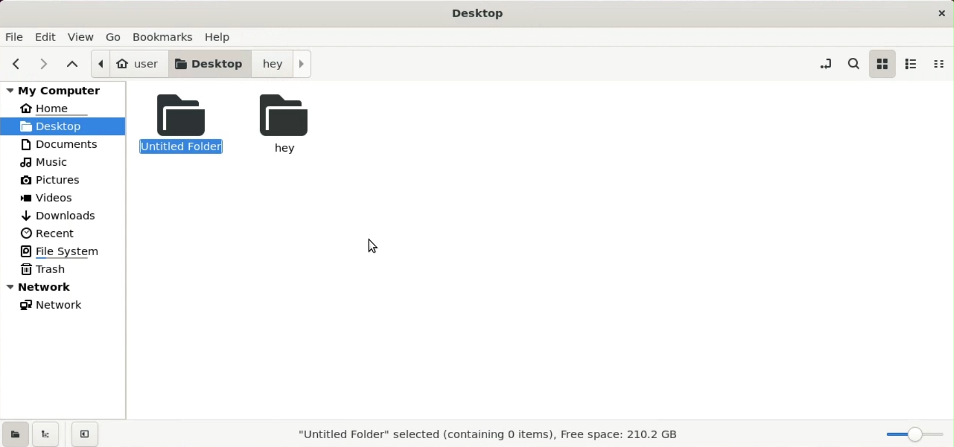 The height and width of the screenshot is (447, 954). Describe the element at coordinates (937, 63) in the screenshot. I see `compact view` at that location.